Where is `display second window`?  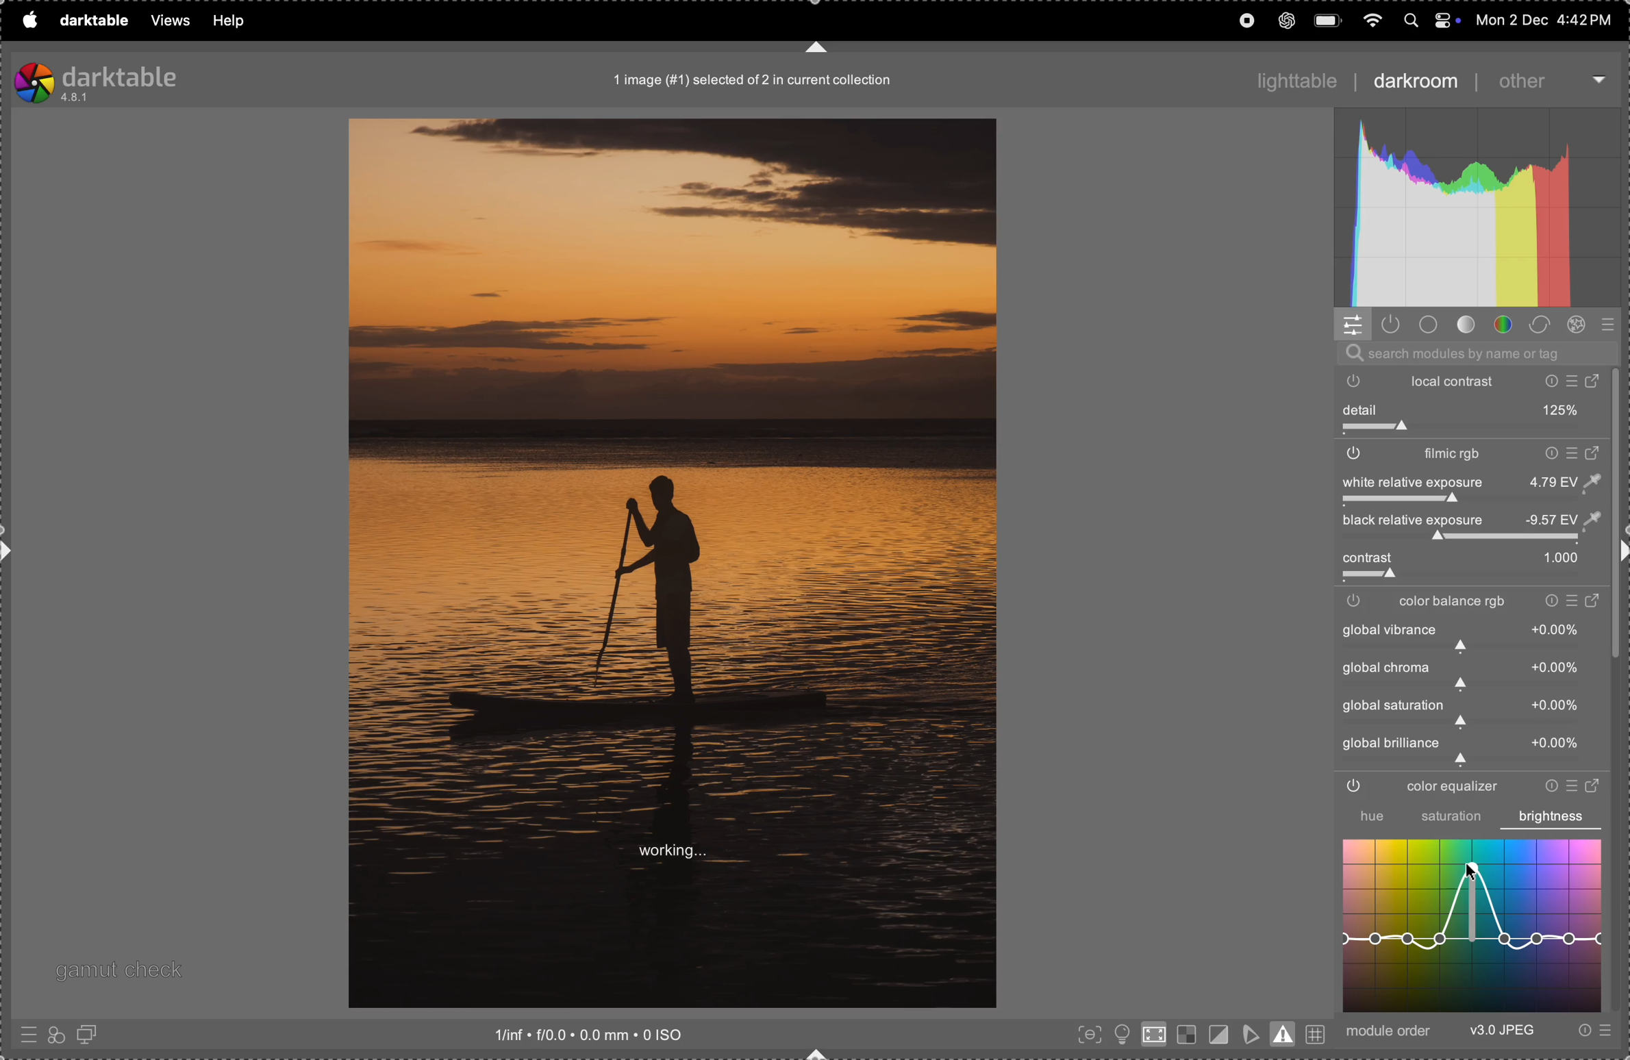
display second window is located at coordinates (93, 1034).